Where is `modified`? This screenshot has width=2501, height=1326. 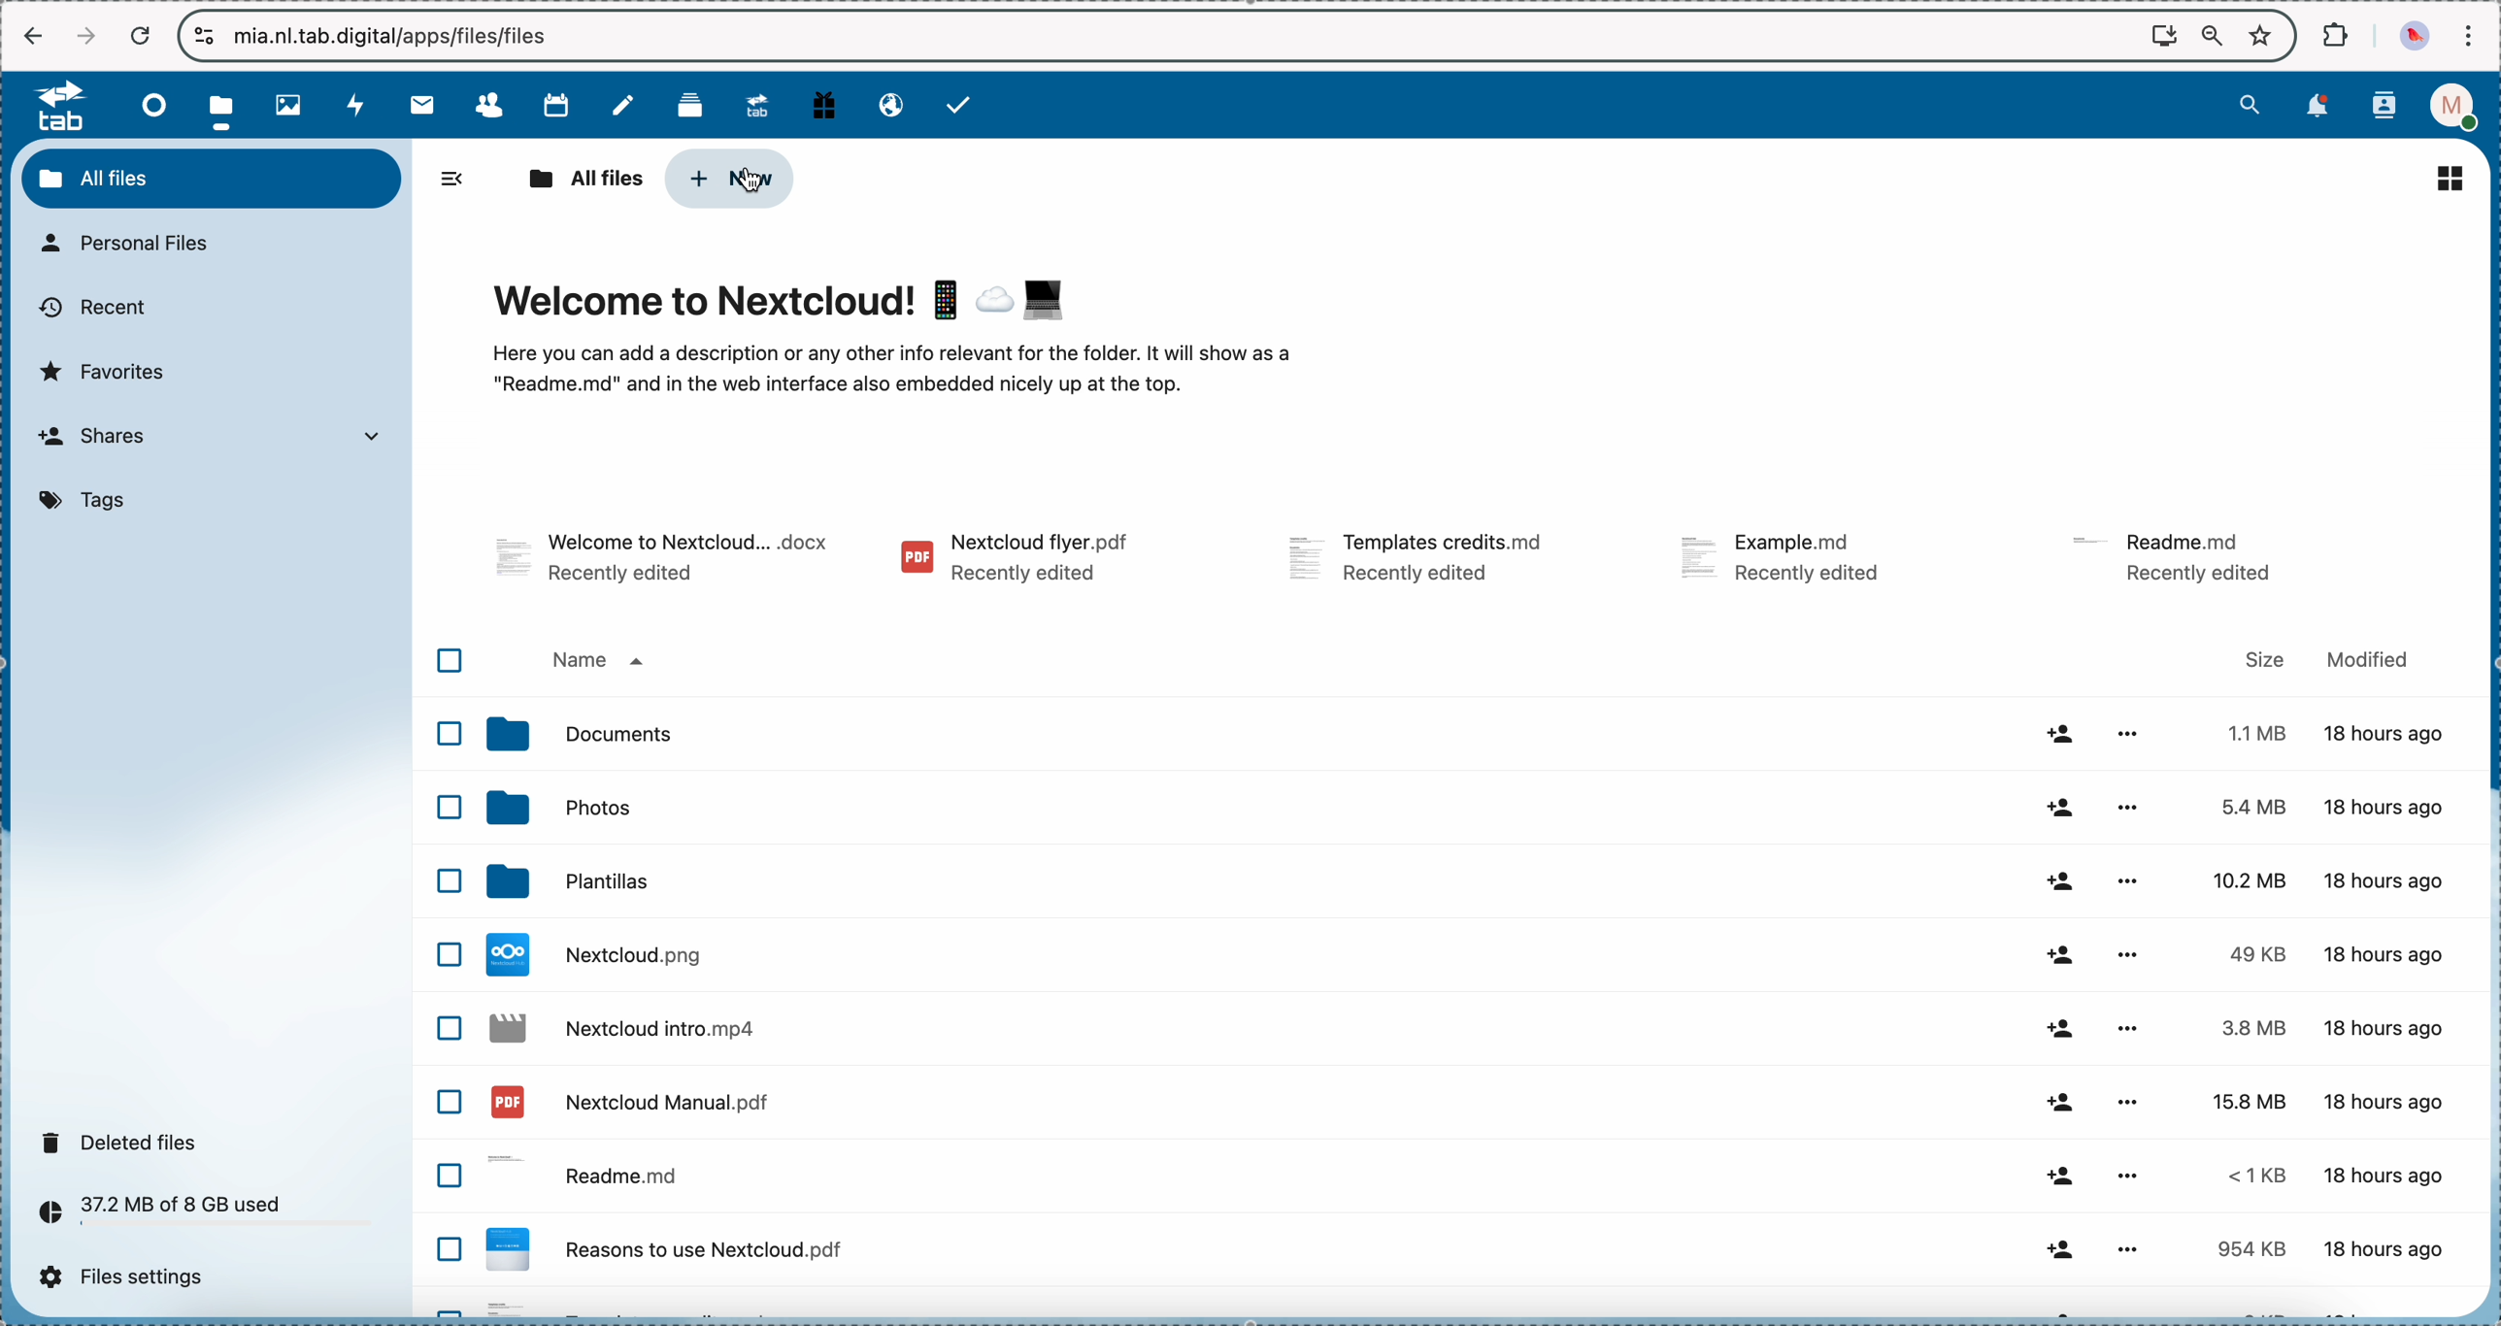 modified is located at coordinates (2364, 660).